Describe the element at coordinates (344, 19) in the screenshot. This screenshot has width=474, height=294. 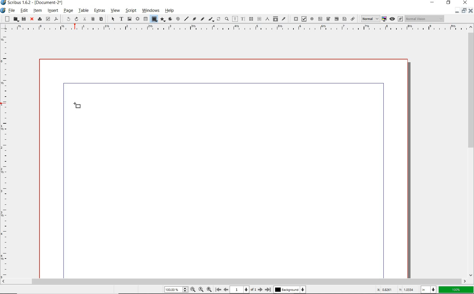
I see `pdf list box` at that location.